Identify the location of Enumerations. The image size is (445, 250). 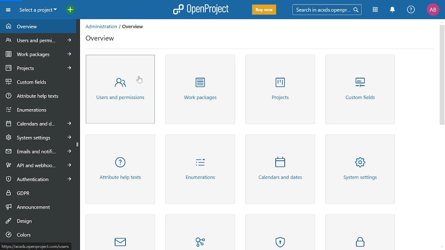
(32, 110).